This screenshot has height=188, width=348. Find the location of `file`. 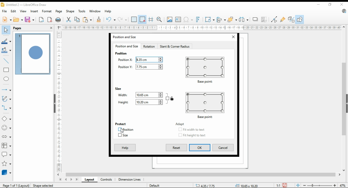

file is located at coordinates (5, 11).